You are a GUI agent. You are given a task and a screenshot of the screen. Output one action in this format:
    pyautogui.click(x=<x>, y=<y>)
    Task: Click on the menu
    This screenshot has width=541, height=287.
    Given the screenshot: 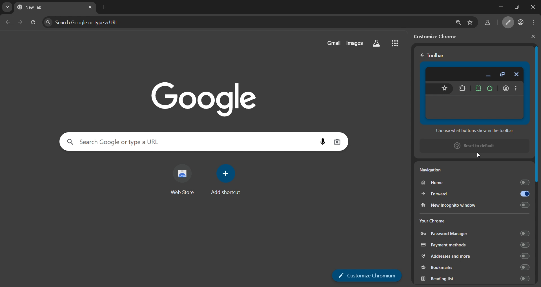 What is the action you would take?
    pyautogui.click(x=533, y=23)
    